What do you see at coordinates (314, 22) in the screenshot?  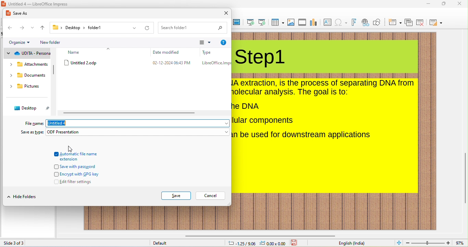 I see `chart` at bounding box center [314, 22].